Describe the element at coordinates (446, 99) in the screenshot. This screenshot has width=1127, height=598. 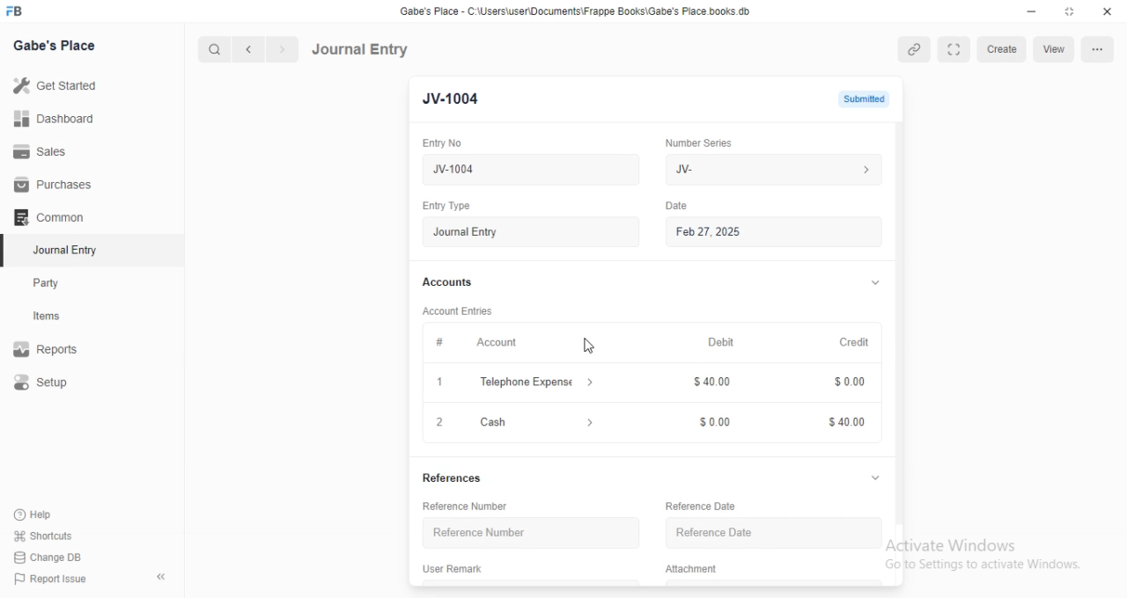
I see `New entry` at that location.